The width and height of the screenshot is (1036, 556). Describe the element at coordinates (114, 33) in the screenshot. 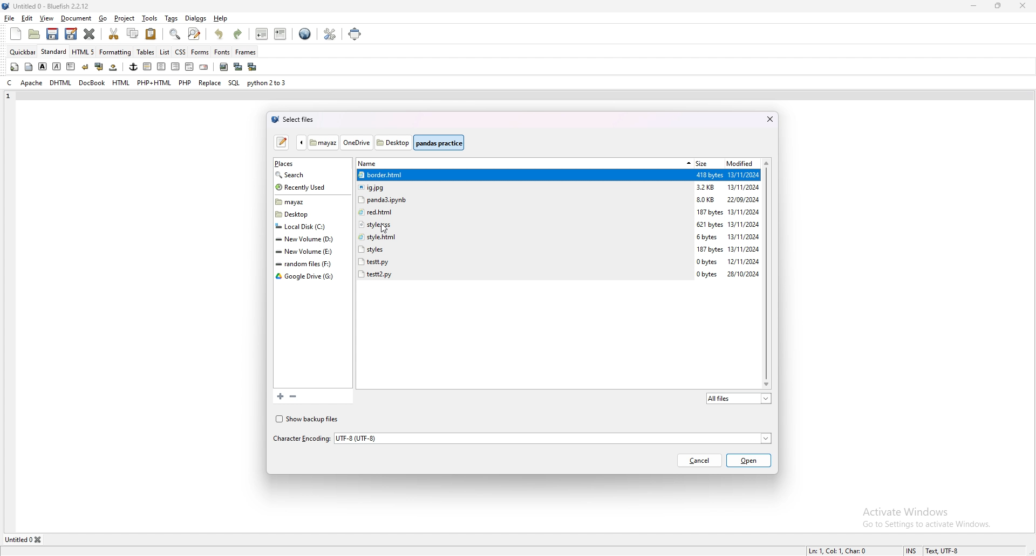

I see `cut` at that location.